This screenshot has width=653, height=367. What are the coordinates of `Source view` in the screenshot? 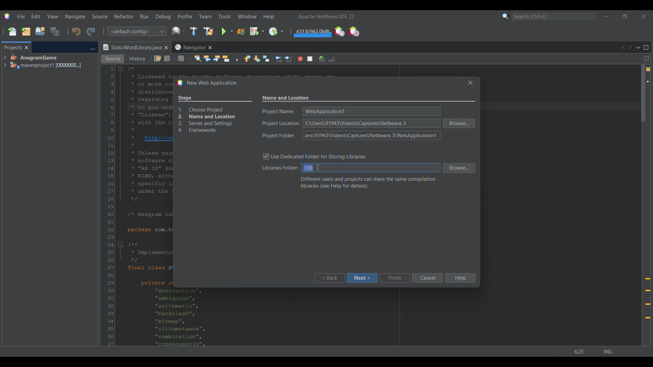 It's located at (113, 59).